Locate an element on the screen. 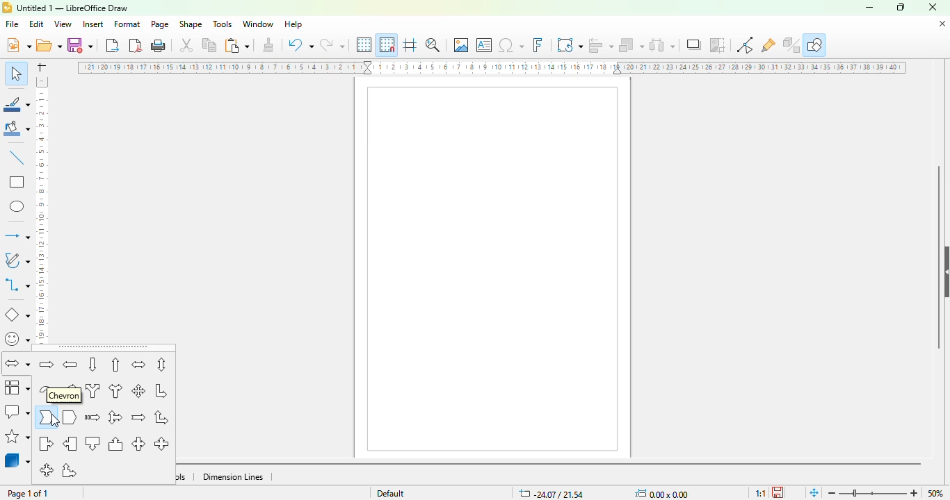  export is located at coordinates (113, 45).